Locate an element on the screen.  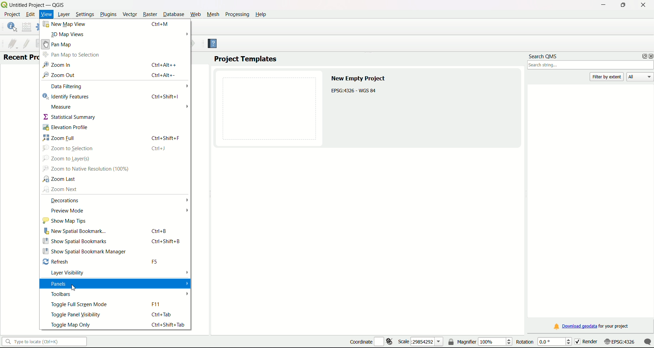
toggle map only is located at coordinates (71, 325).